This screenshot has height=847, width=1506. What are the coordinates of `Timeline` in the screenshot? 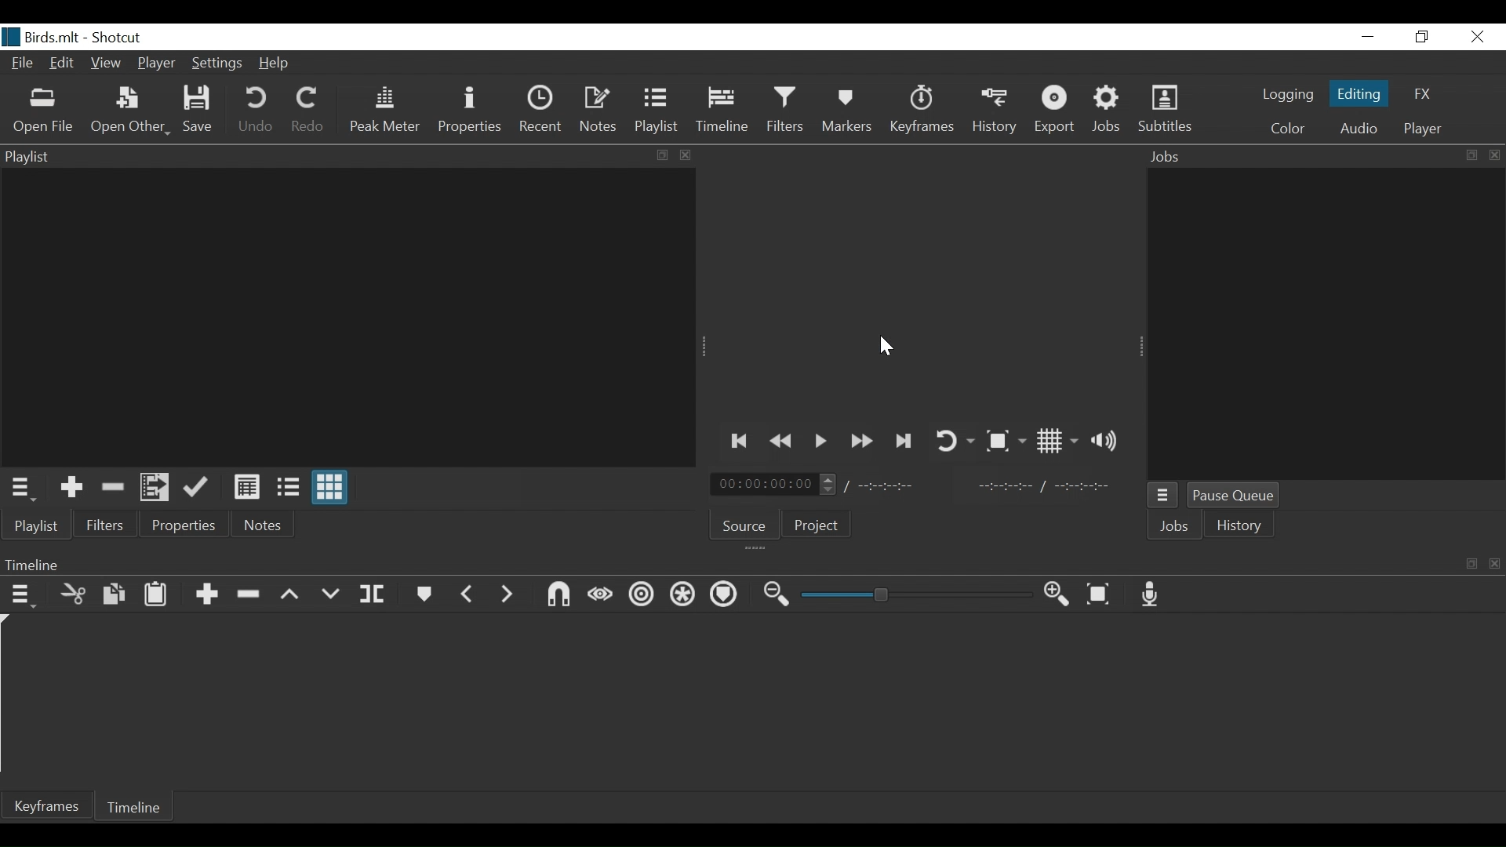 It's located at (724, 110).